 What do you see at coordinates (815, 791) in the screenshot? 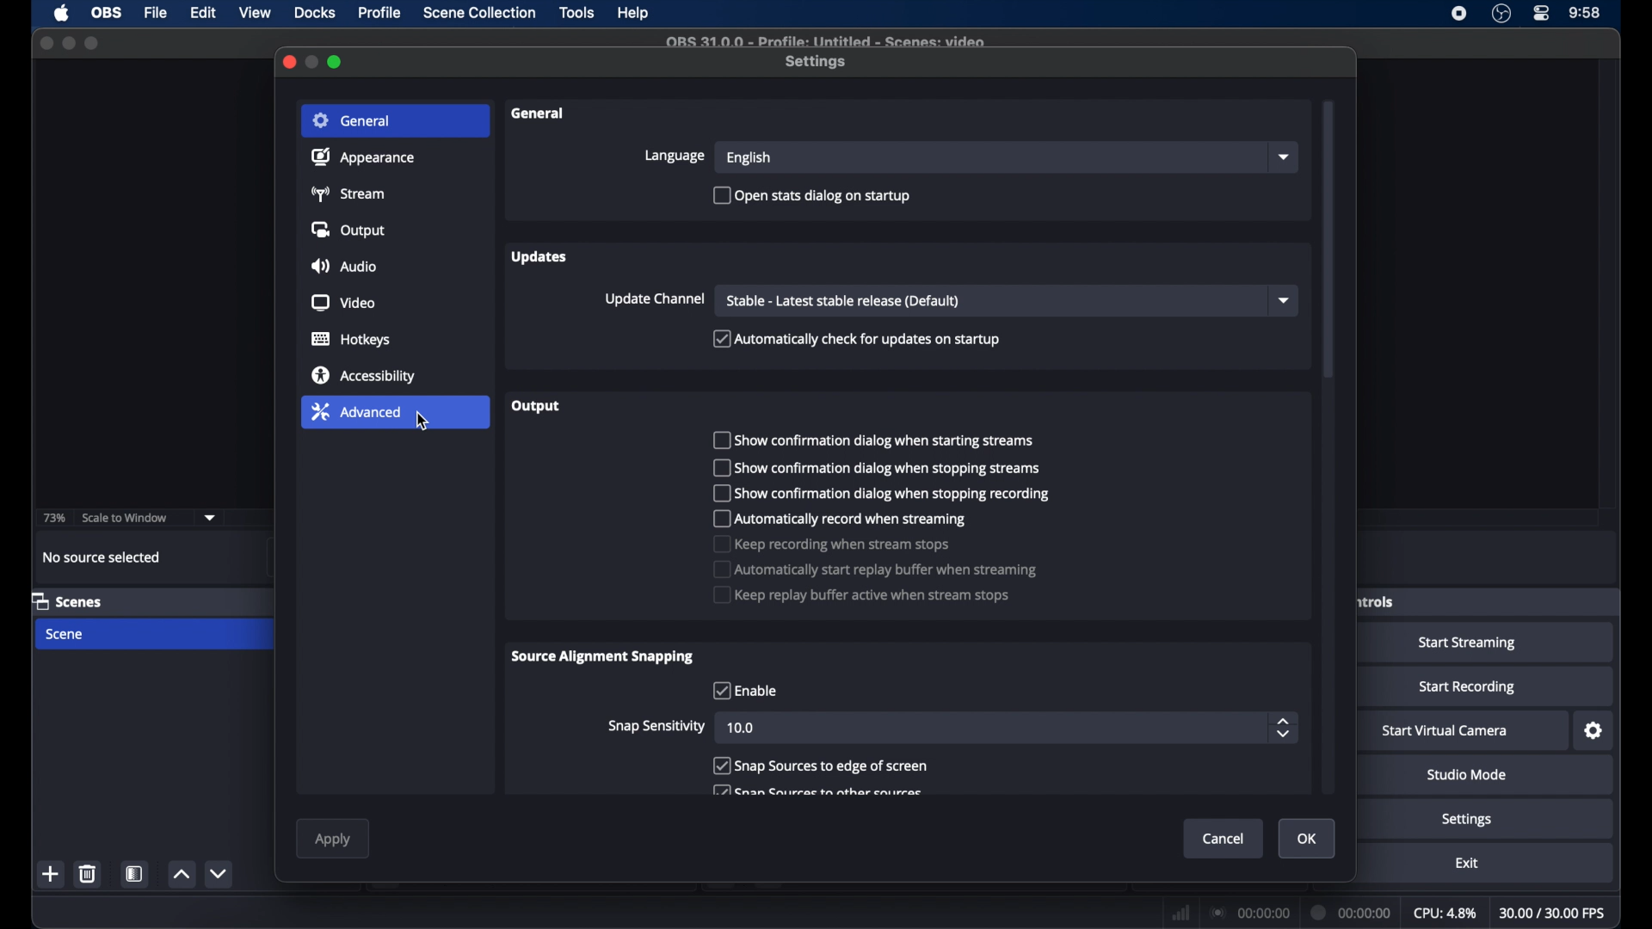
I see `checkbox` at bounding box center [815, 791].